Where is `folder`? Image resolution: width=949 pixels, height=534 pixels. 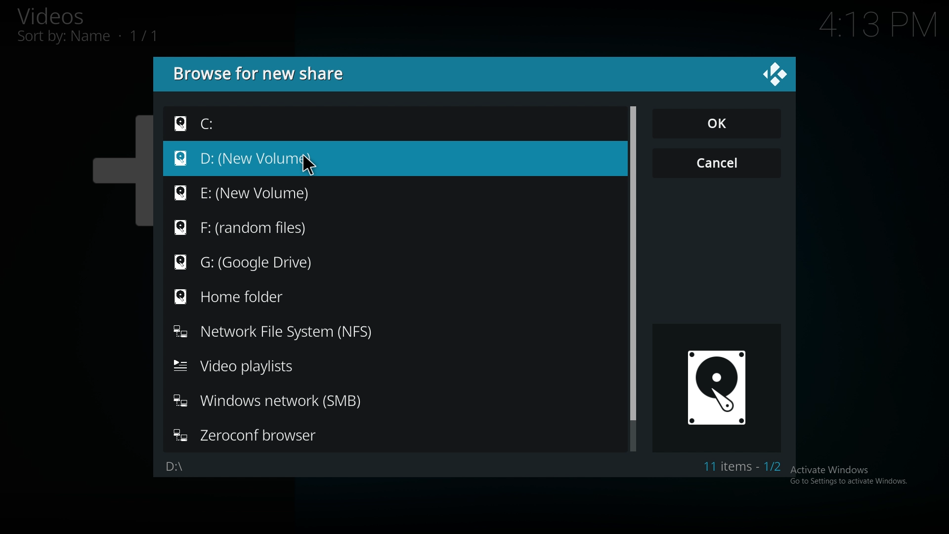
folder is located at coordinates (248, 124).